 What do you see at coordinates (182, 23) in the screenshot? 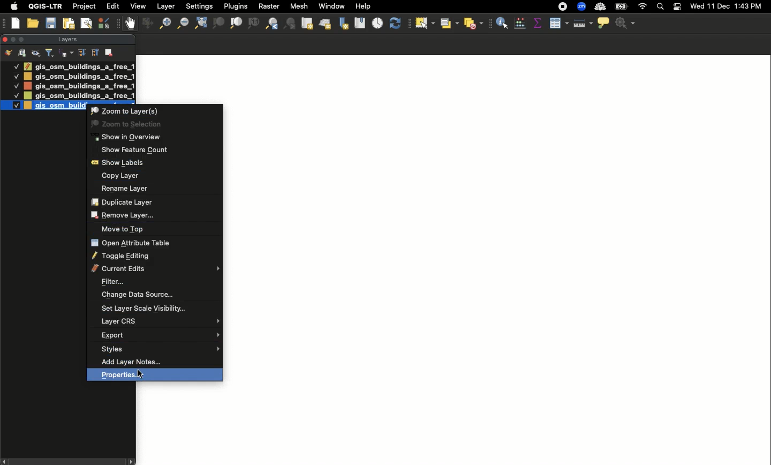
I see `Zoom out ` at bounding box center [182, 23].